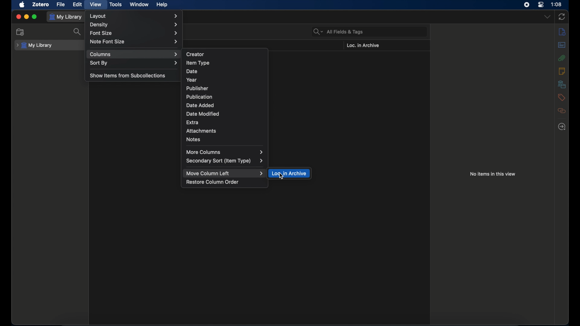 This screenshot has height=326, width=580. I want to click on no items in this view, so click(492, 174).